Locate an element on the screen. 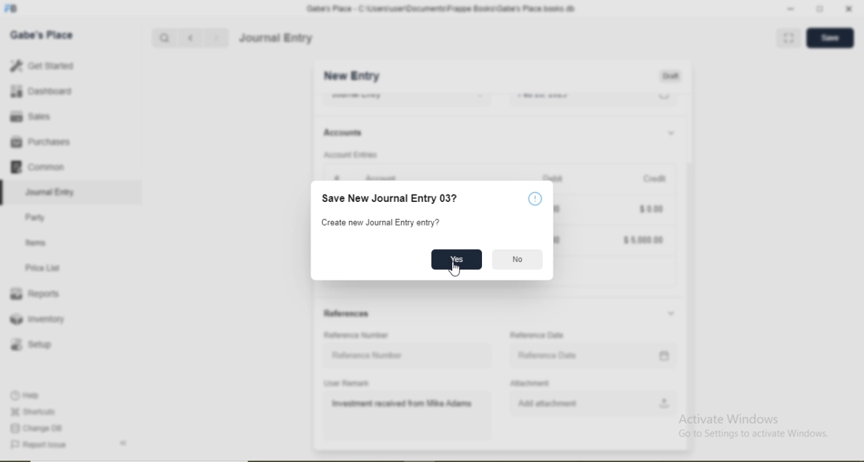 The height and width of the screenshot is (462, 864). Full screen is located at coordinates (789, 37).